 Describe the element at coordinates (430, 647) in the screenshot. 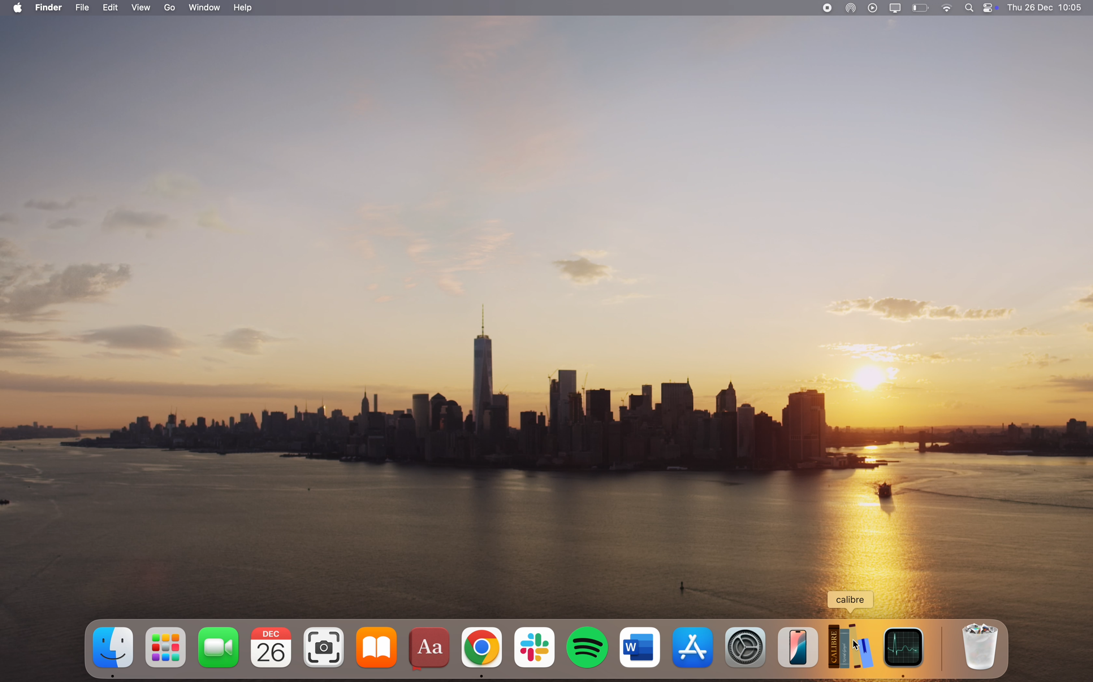

I see `dictonary` at that location.